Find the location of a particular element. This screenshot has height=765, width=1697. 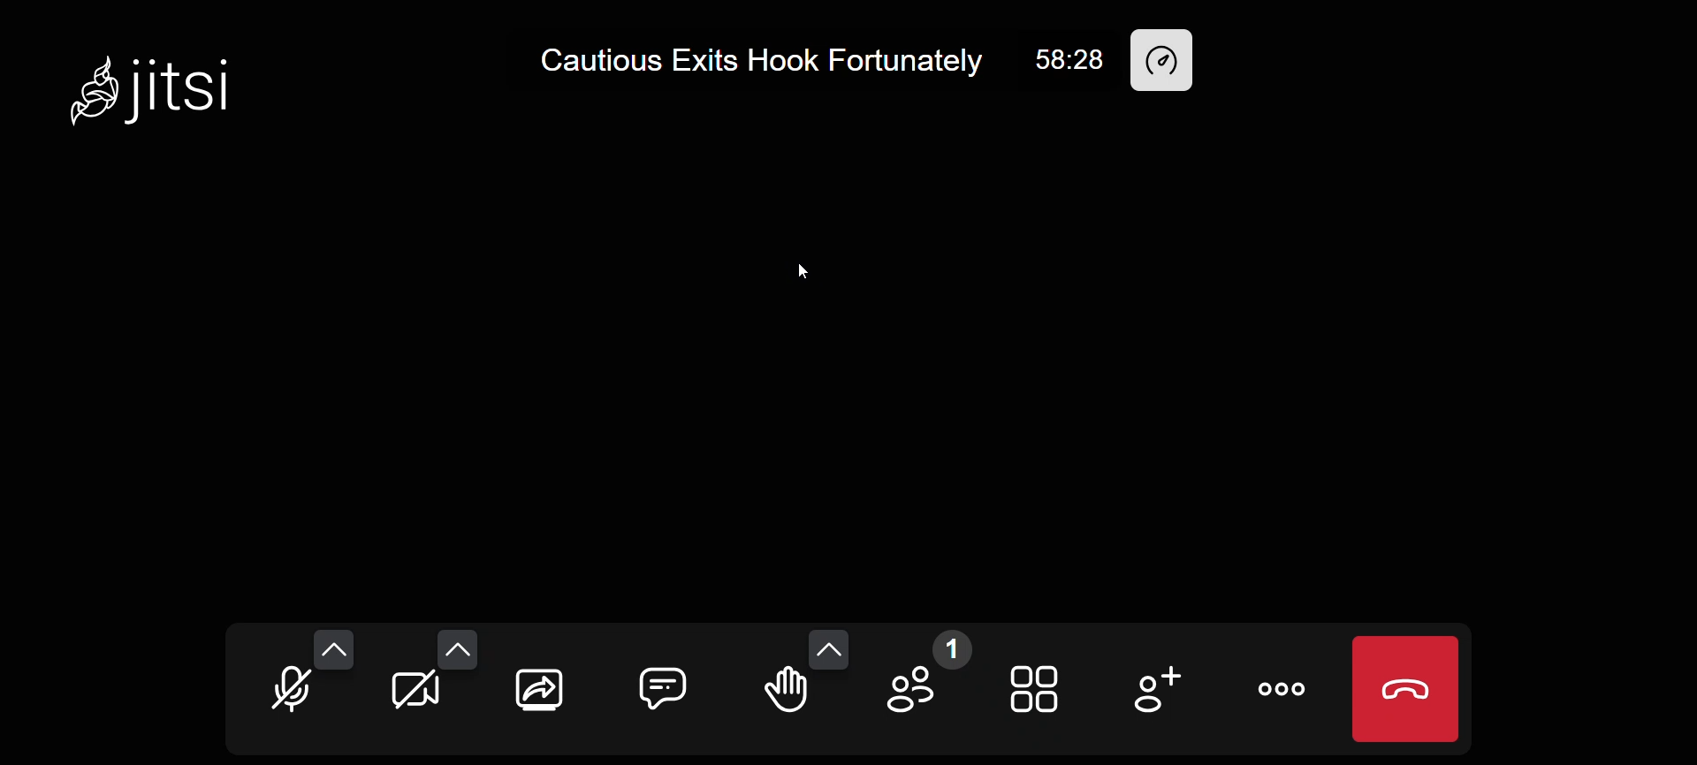

Jitsi is located at coordinates (163, 85).